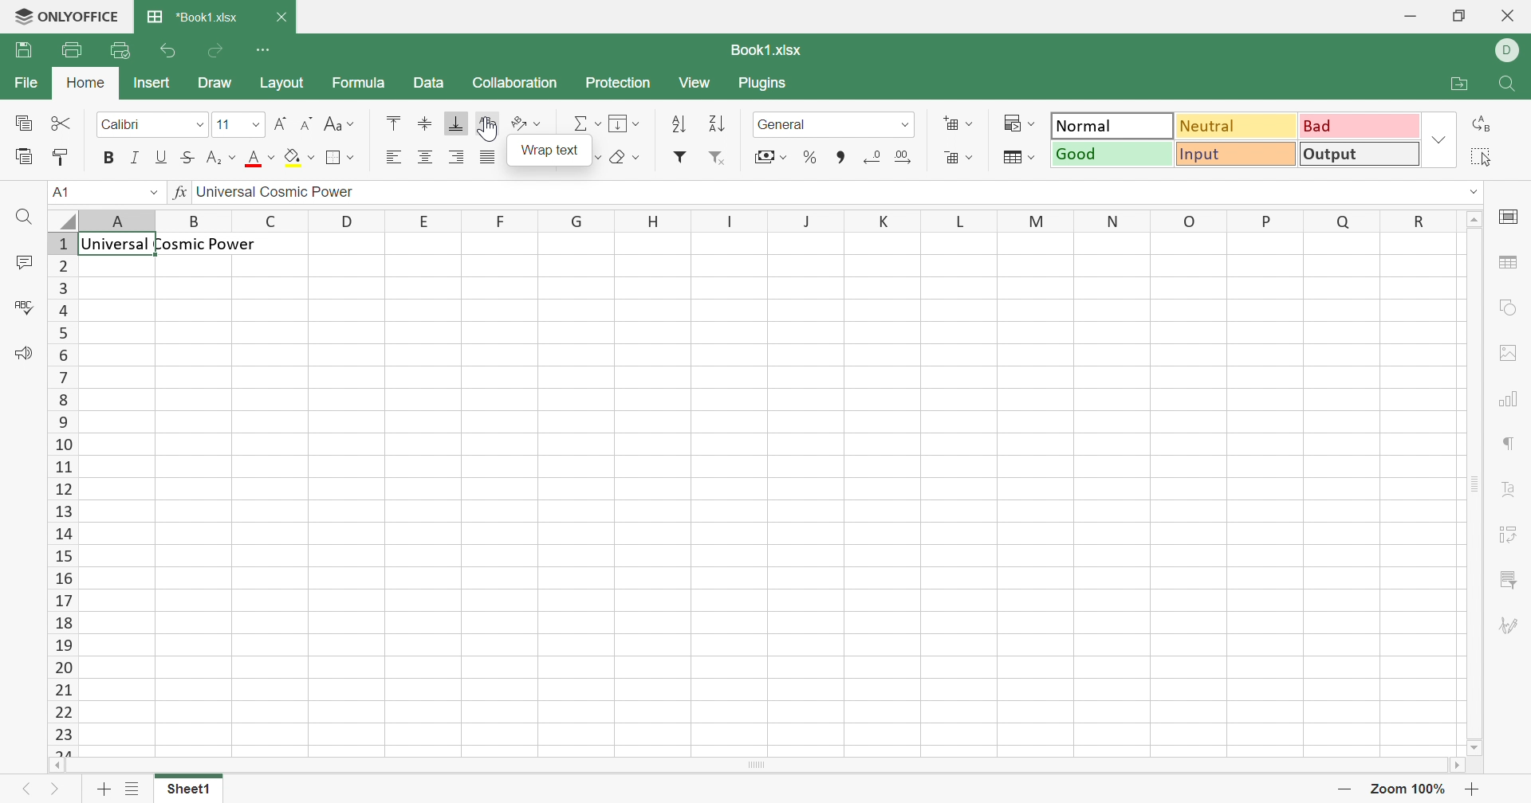  I want to click on Copy Style, so click(59, 159).